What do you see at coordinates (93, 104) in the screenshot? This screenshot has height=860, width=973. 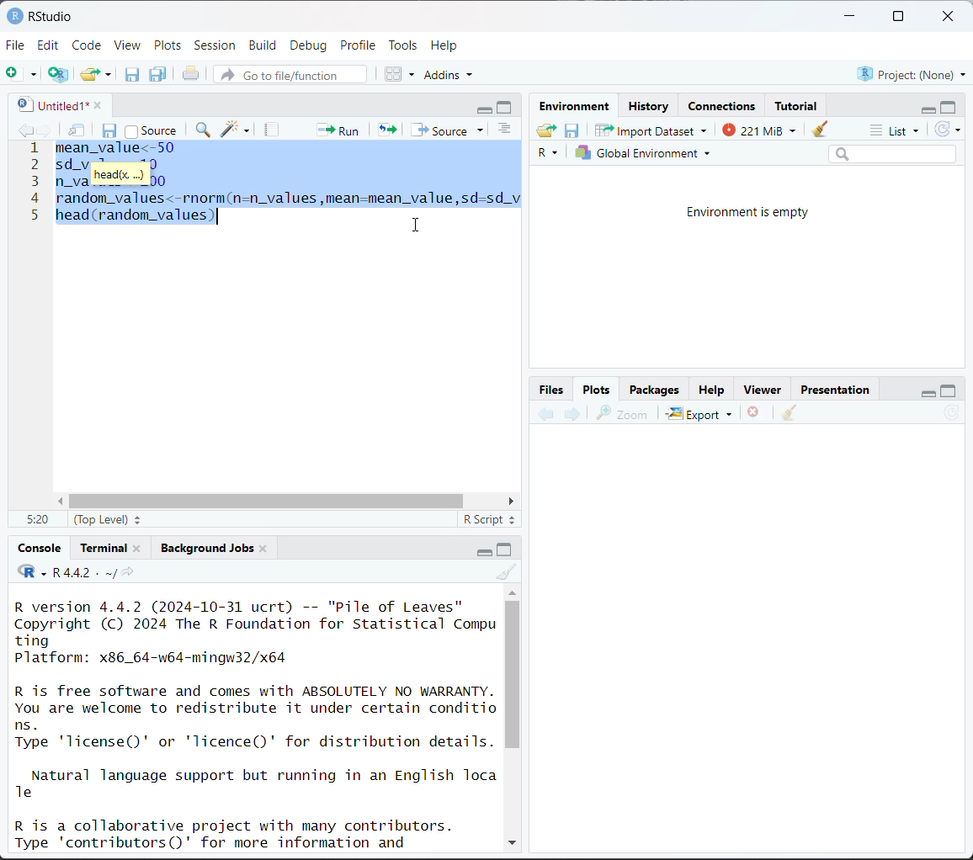 I see `close` at bounding box center [93, 104].